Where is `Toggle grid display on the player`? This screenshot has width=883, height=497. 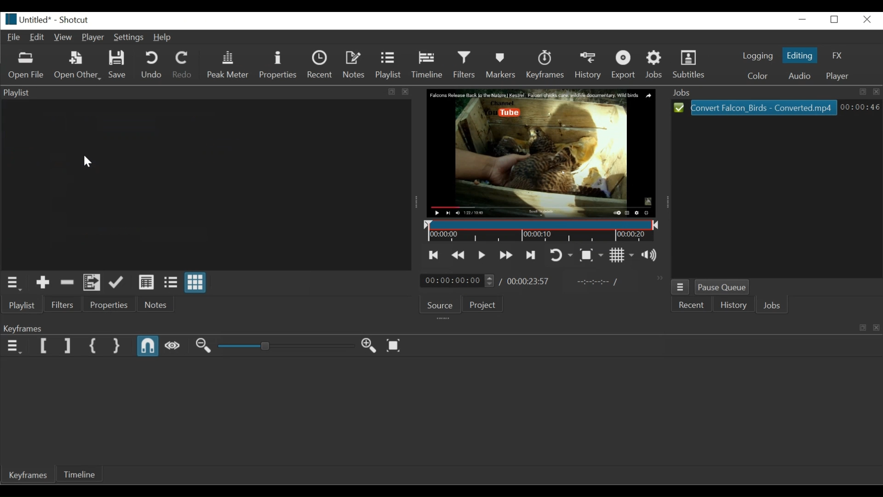
Toggle grid display on the player is located at coordinates (622, 256).